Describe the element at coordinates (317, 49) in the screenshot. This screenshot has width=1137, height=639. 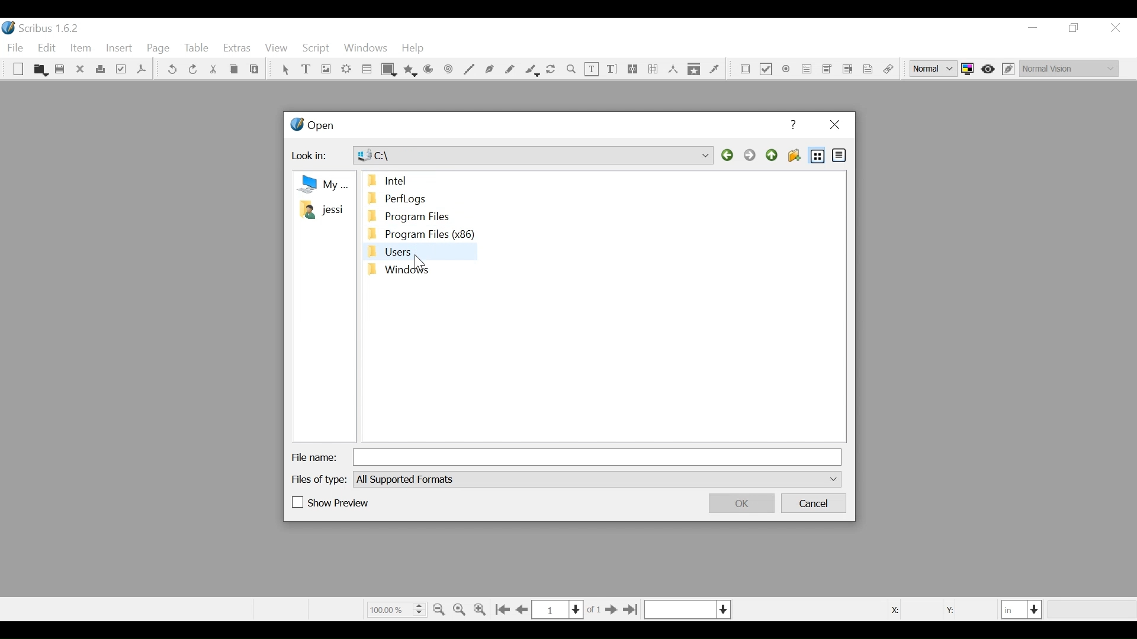
I see `Script` at that location.